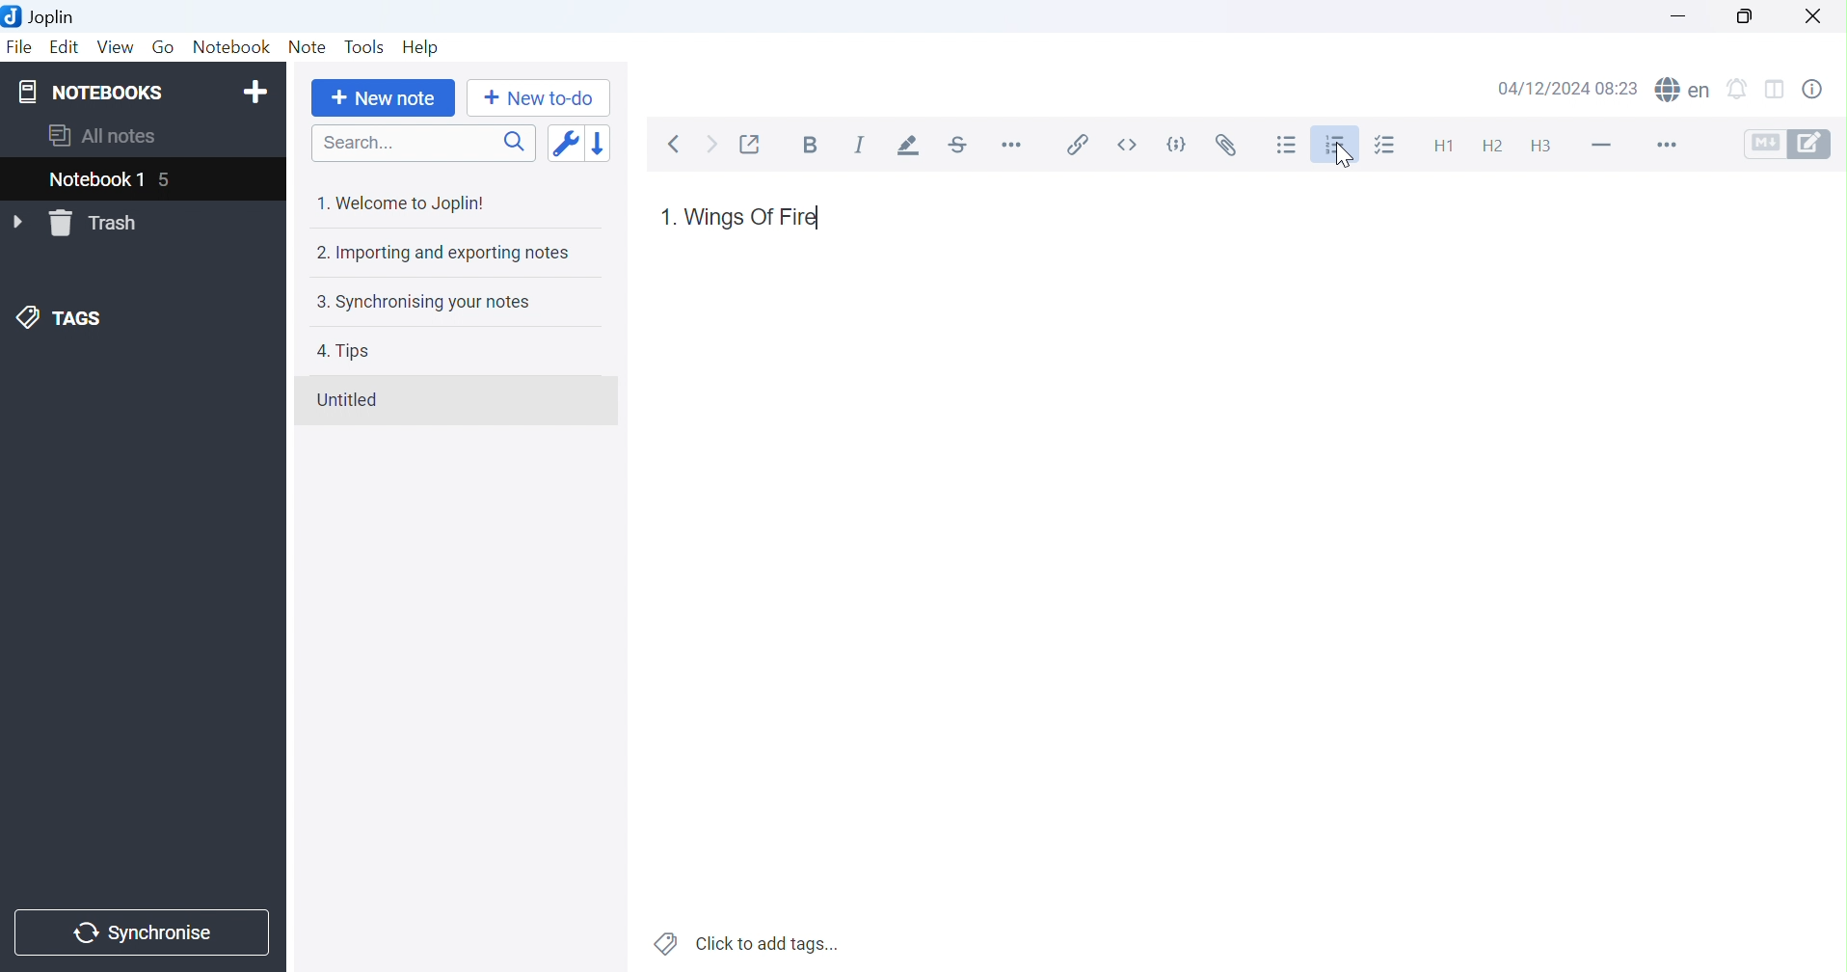 The height and width of the screenshot is (972, 1847). I want to click on Bold, so click(811, 145).